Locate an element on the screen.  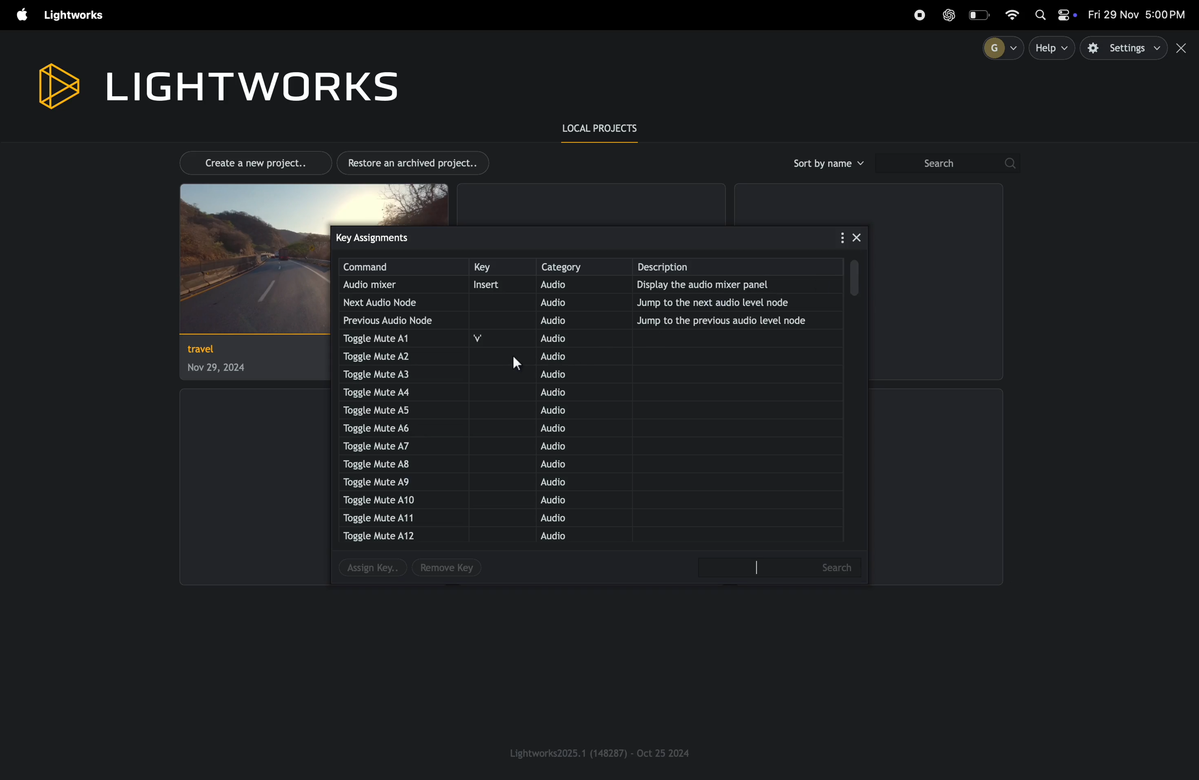
light works version is located at coordinates (601, 752).